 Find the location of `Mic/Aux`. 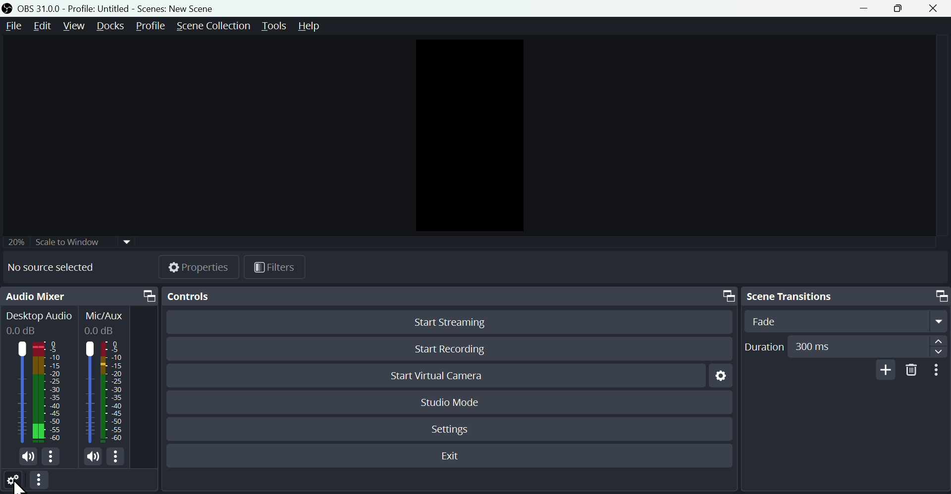

Mic/Aux is located at coordinates (113, 394).